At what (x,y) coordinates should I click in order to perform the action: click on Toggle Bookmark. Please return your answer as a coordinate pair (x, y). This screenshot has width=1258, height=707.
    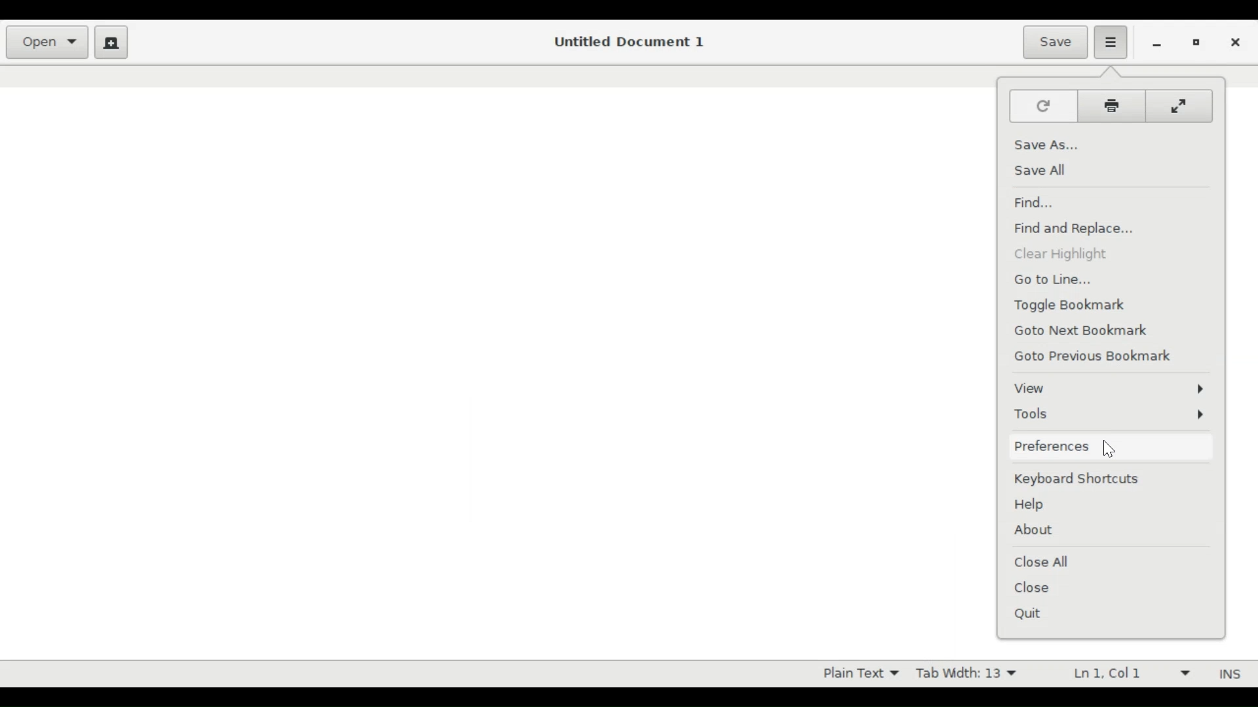
    Looking at the image, I should click on (1082, 306).